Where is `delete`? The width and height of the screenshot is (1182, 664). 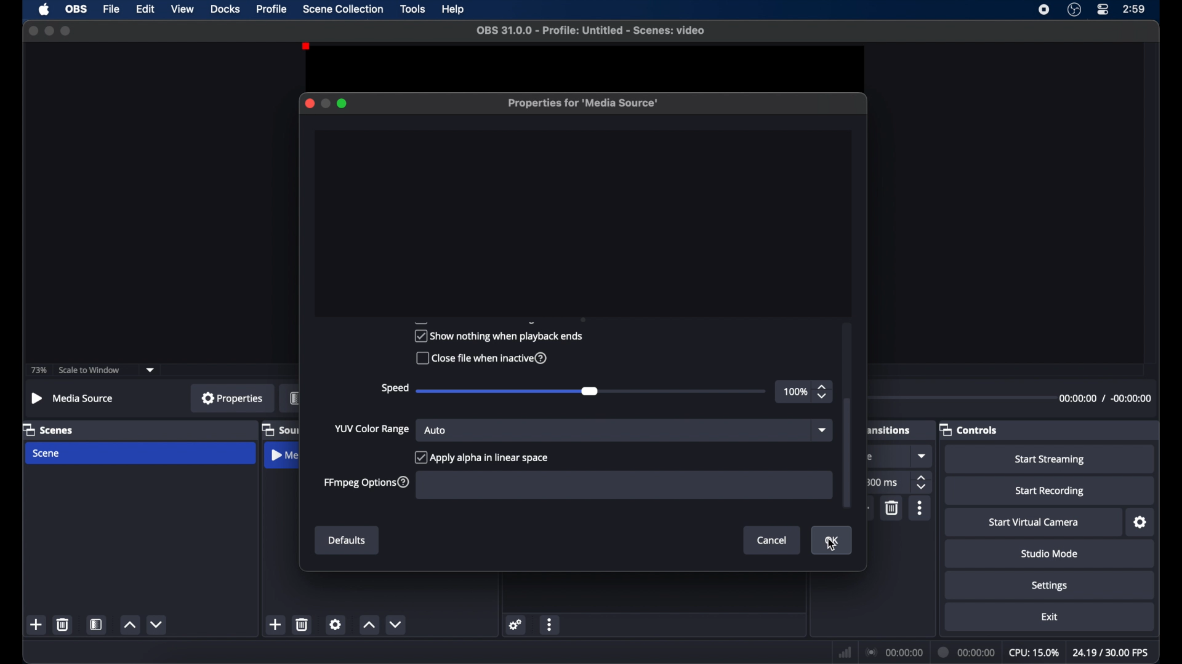 delete is located at coordinates (893, 508).